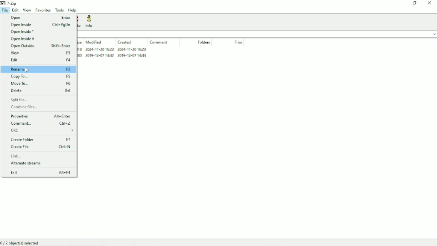 Image resolution: width=437 pixels, height=246 pixels. What do you see at coordinates (20, 100) in the screenshot?
I see `Split file` at bounding box center [20, 100].